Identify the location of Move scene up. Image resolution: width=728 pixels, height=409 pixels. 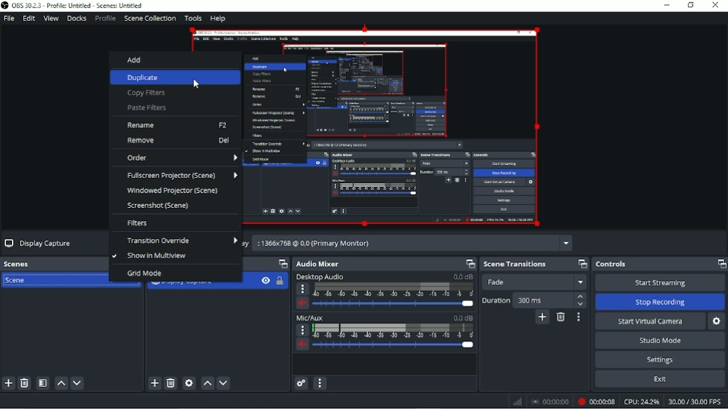
(61, 384).